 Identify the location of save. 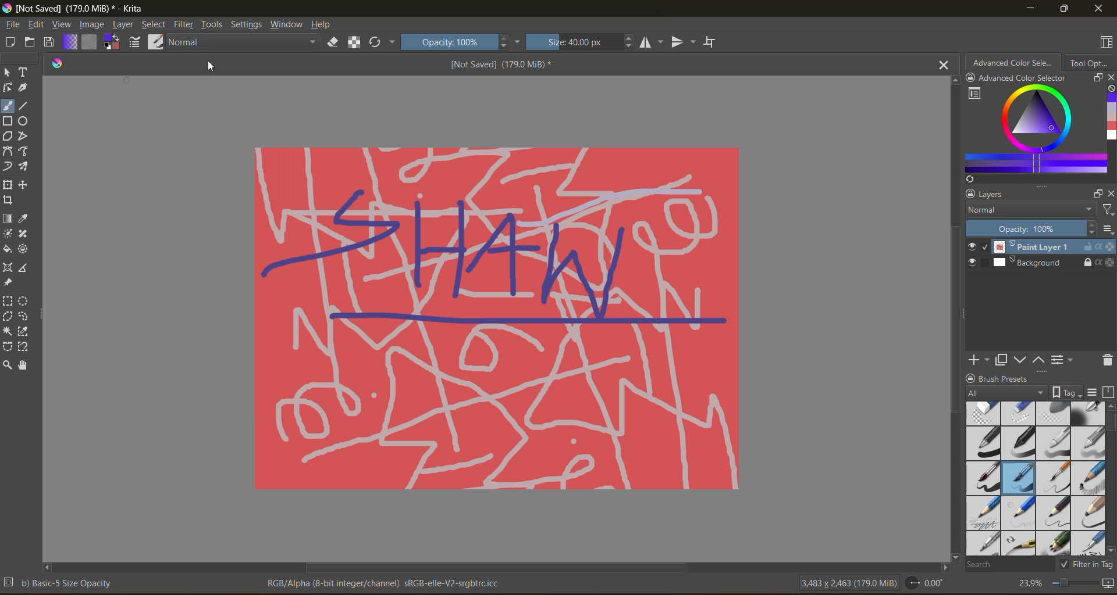
(49, 42).